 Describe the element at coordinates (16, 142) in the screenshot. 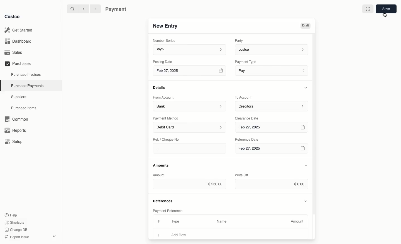

I see `Setup` at that location.